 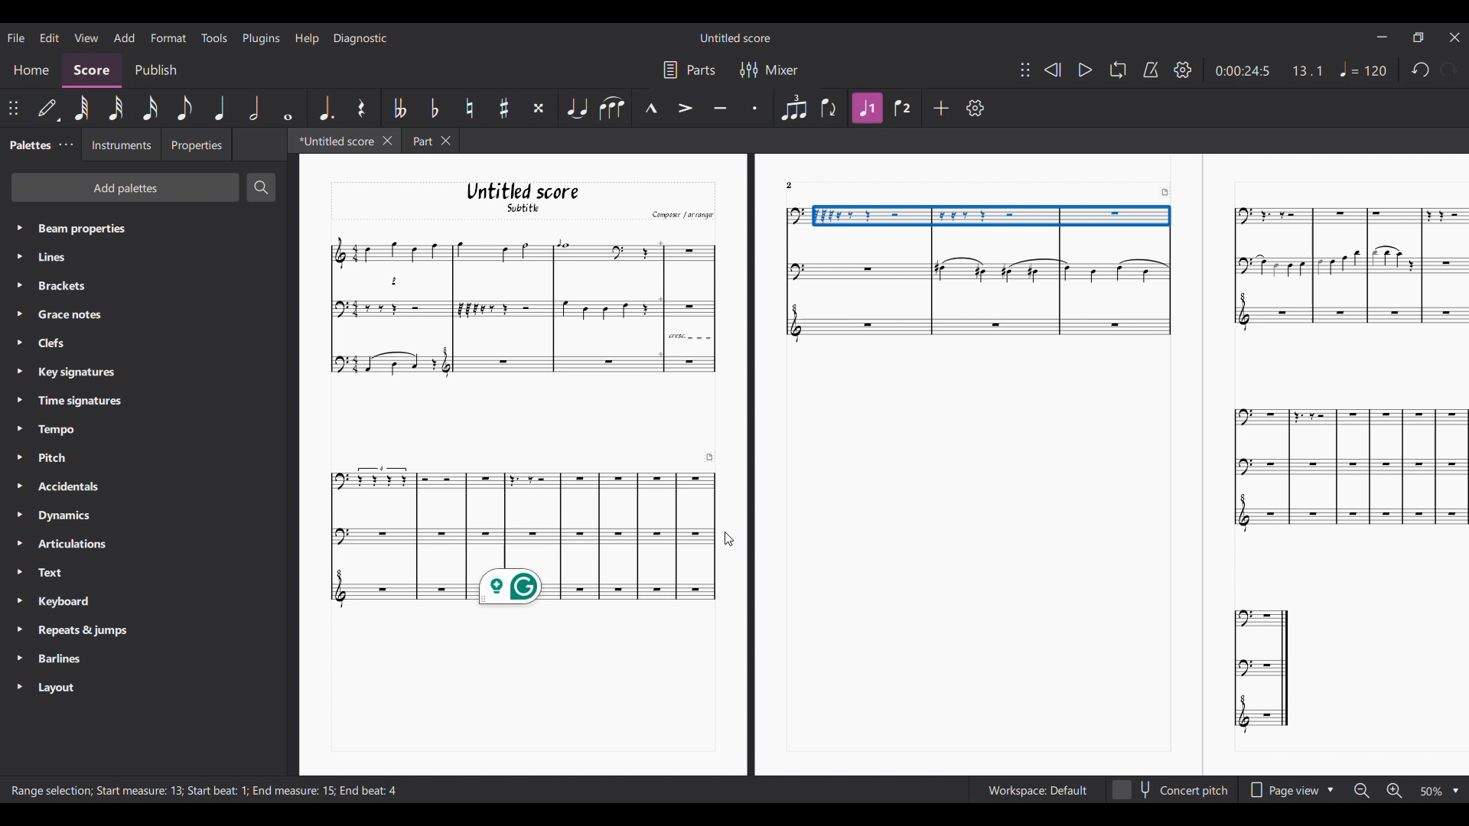 I want to click on Publish , so click(x=157, y=71).